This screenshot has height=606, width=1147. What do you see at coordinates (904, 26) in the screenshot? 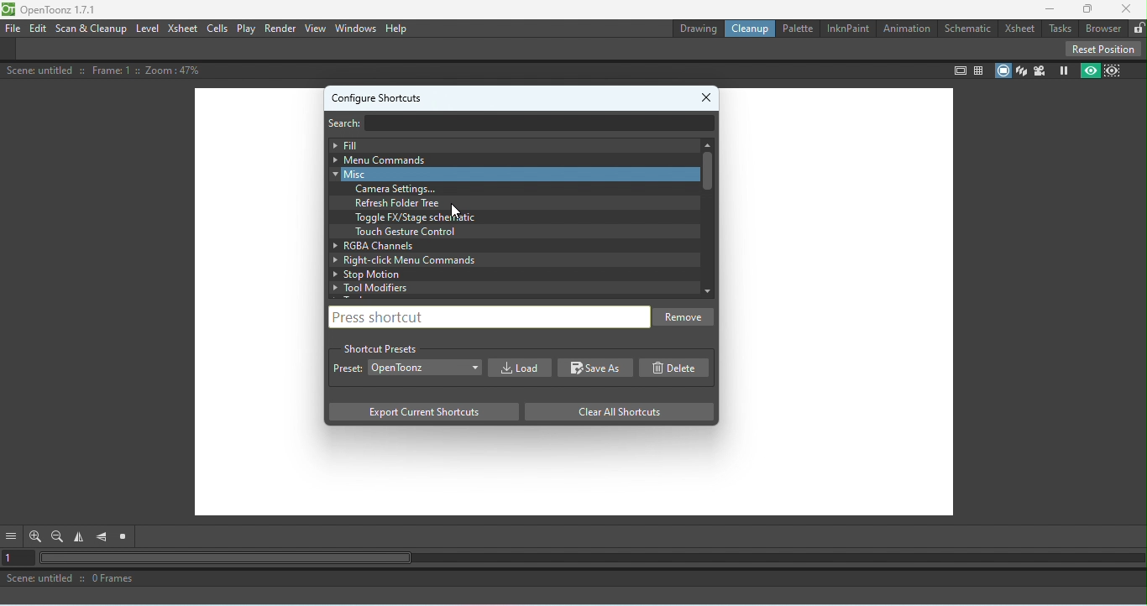
I see `Animation` at bounding box center [904, 26].